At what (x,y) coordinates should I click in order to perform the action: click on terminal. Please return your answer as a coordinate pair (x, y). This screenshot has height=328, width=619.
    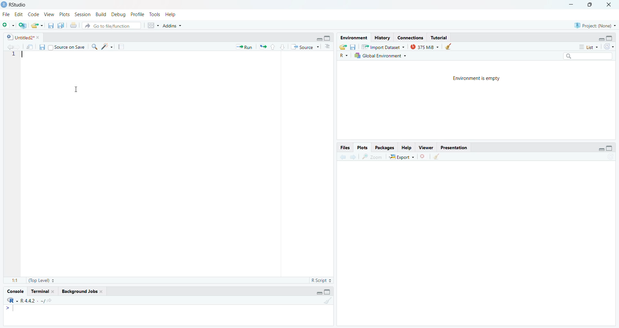
    Looking at the image, I should click on (43, 291).